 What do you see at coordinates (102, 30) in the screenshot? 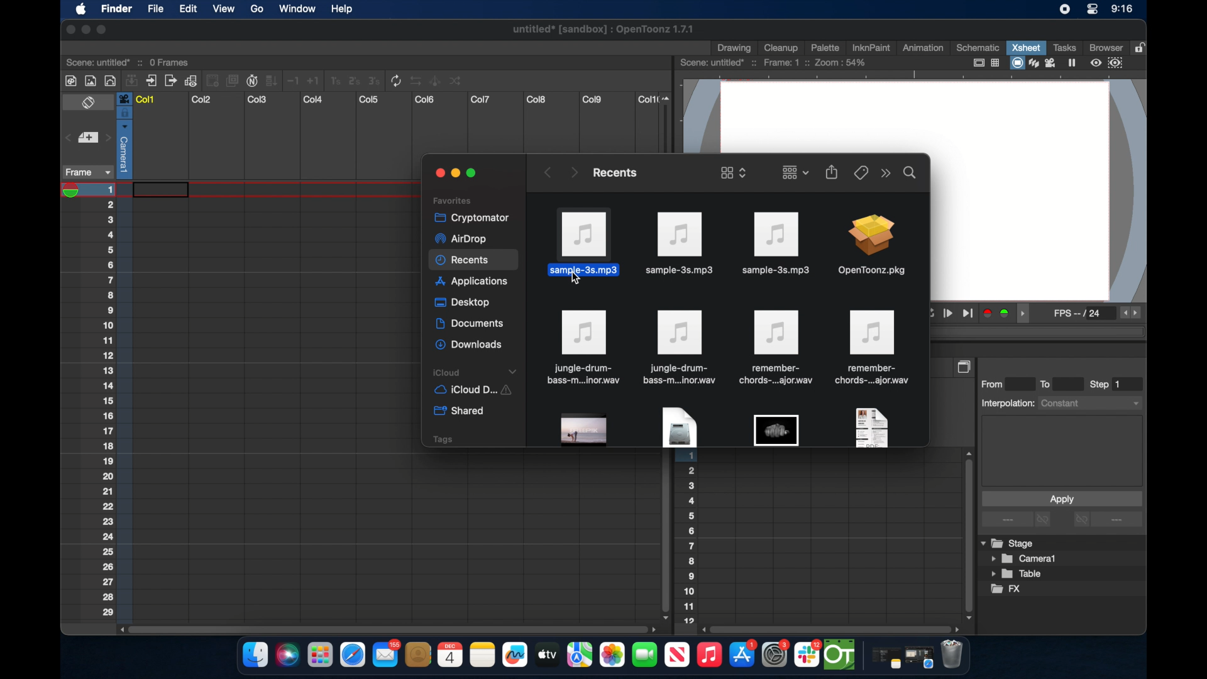
I see `maximize` at bounding box center [102, 30].